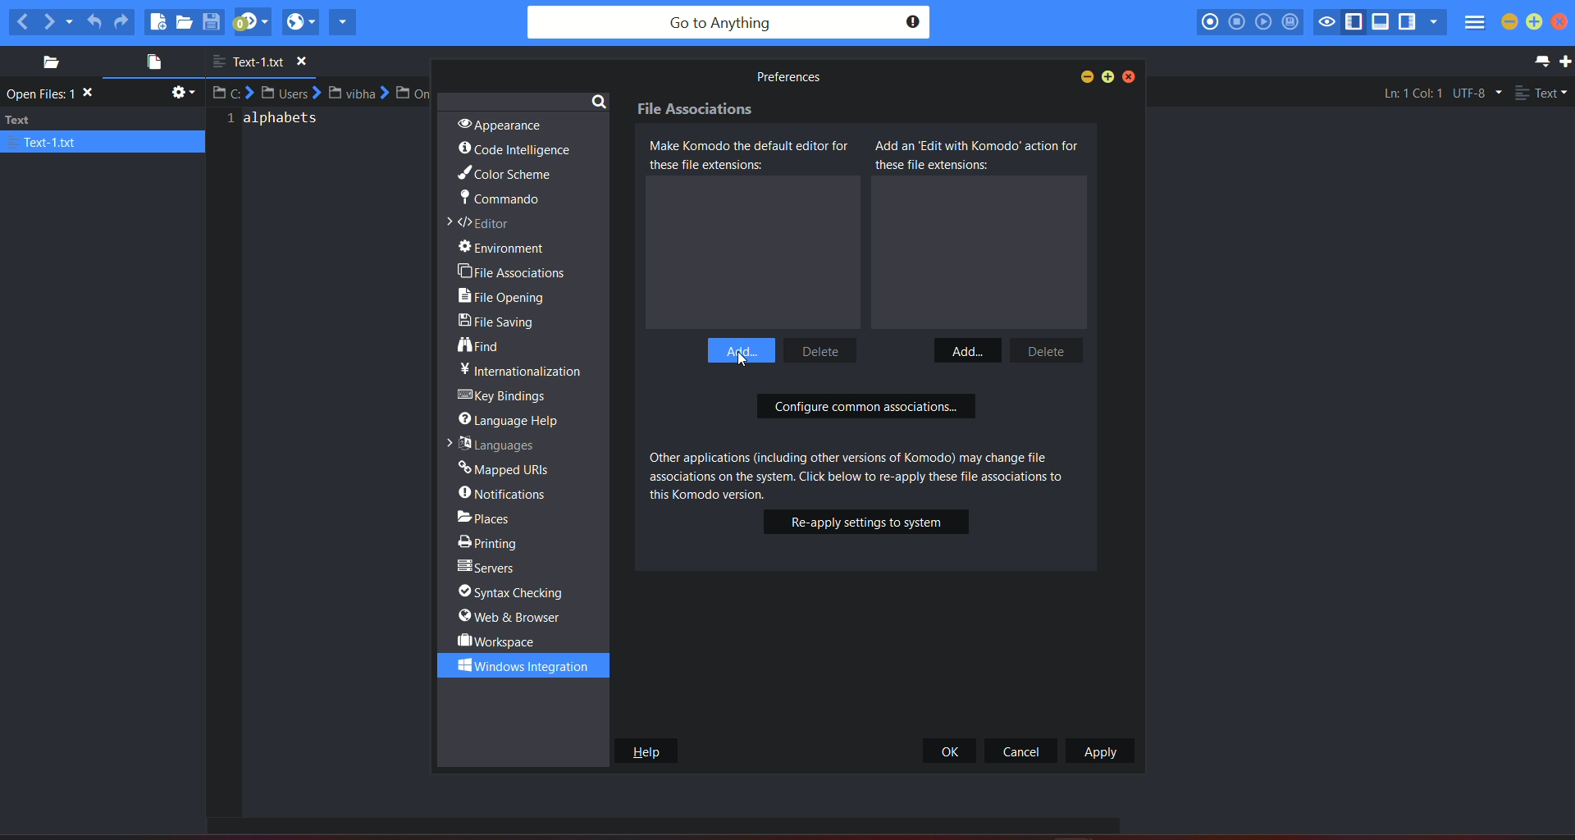 The width and height of the screenshot is (1575, 840). I want to click on open file, so click(149, 64).